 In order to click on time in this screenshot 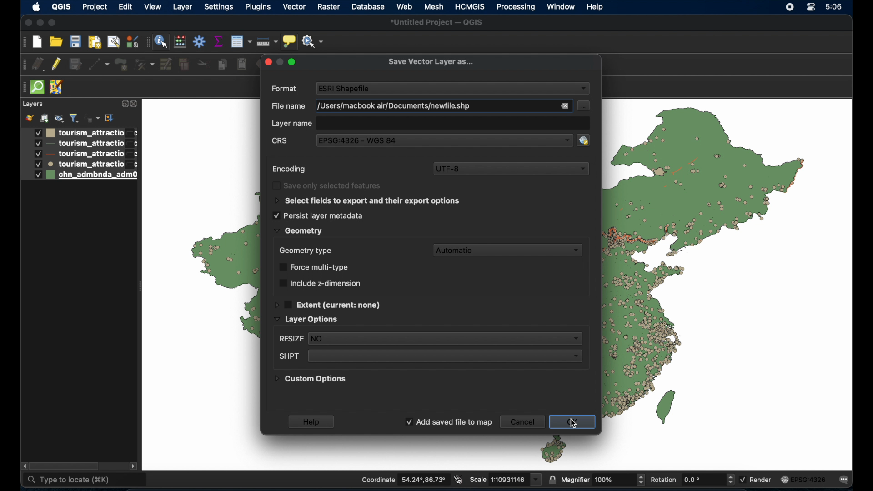, I will do `click(835, 7)`.